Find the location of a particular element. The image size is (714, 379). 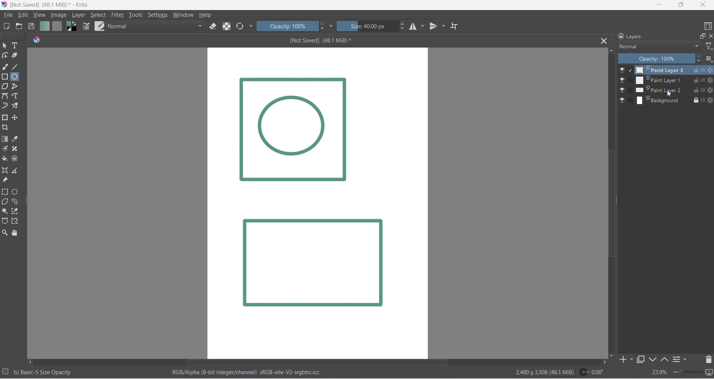

reference image tool is located at coordinates (6, 181).